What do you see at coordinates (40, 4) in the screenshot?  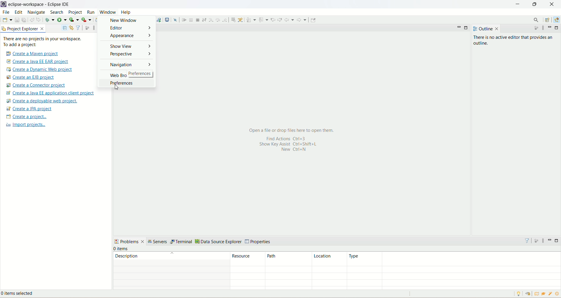 I see `eclipse workspace-Eclipse IDE` at bounding box center [40, 4].